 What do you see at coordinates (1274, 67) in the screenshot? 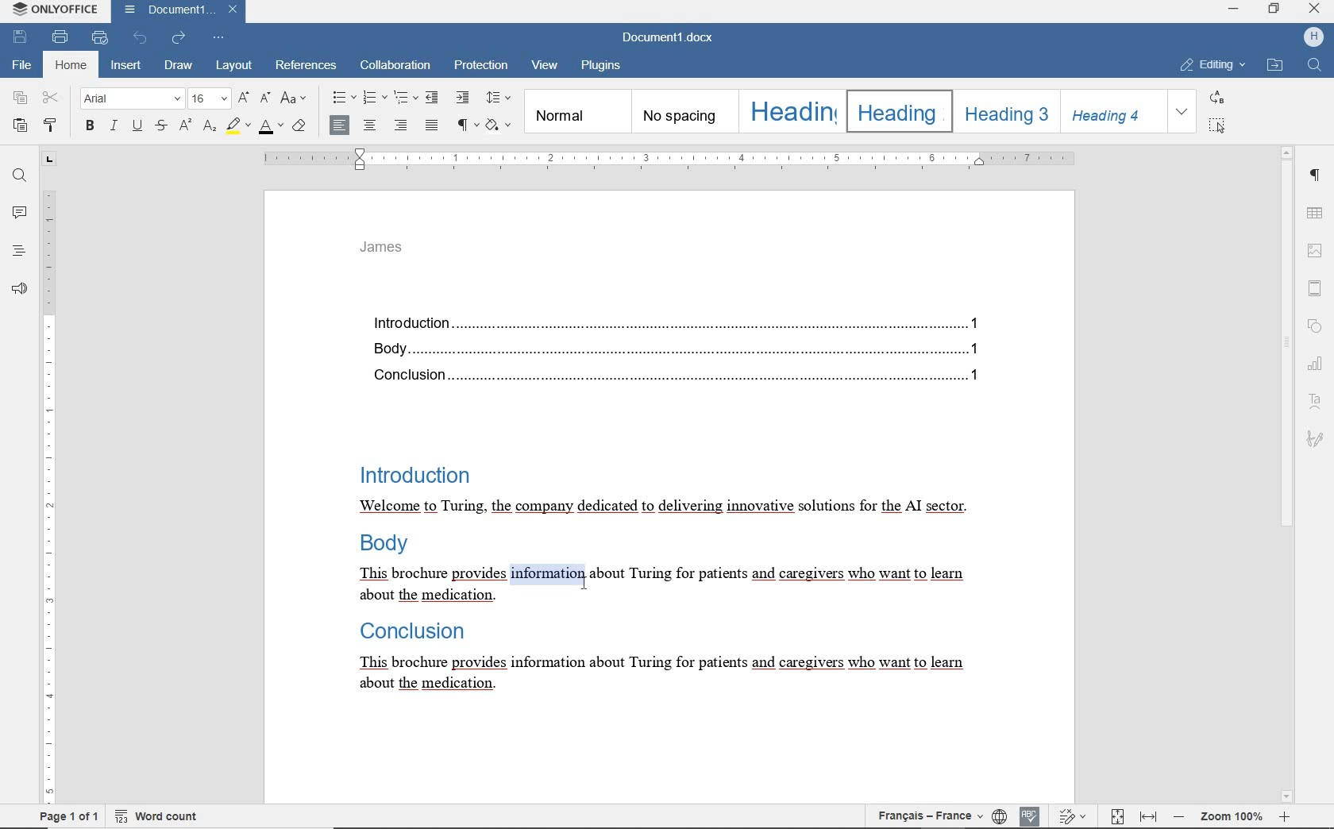
I see `OPEN FILE LOCATION` at bounding box center [1274, 67].